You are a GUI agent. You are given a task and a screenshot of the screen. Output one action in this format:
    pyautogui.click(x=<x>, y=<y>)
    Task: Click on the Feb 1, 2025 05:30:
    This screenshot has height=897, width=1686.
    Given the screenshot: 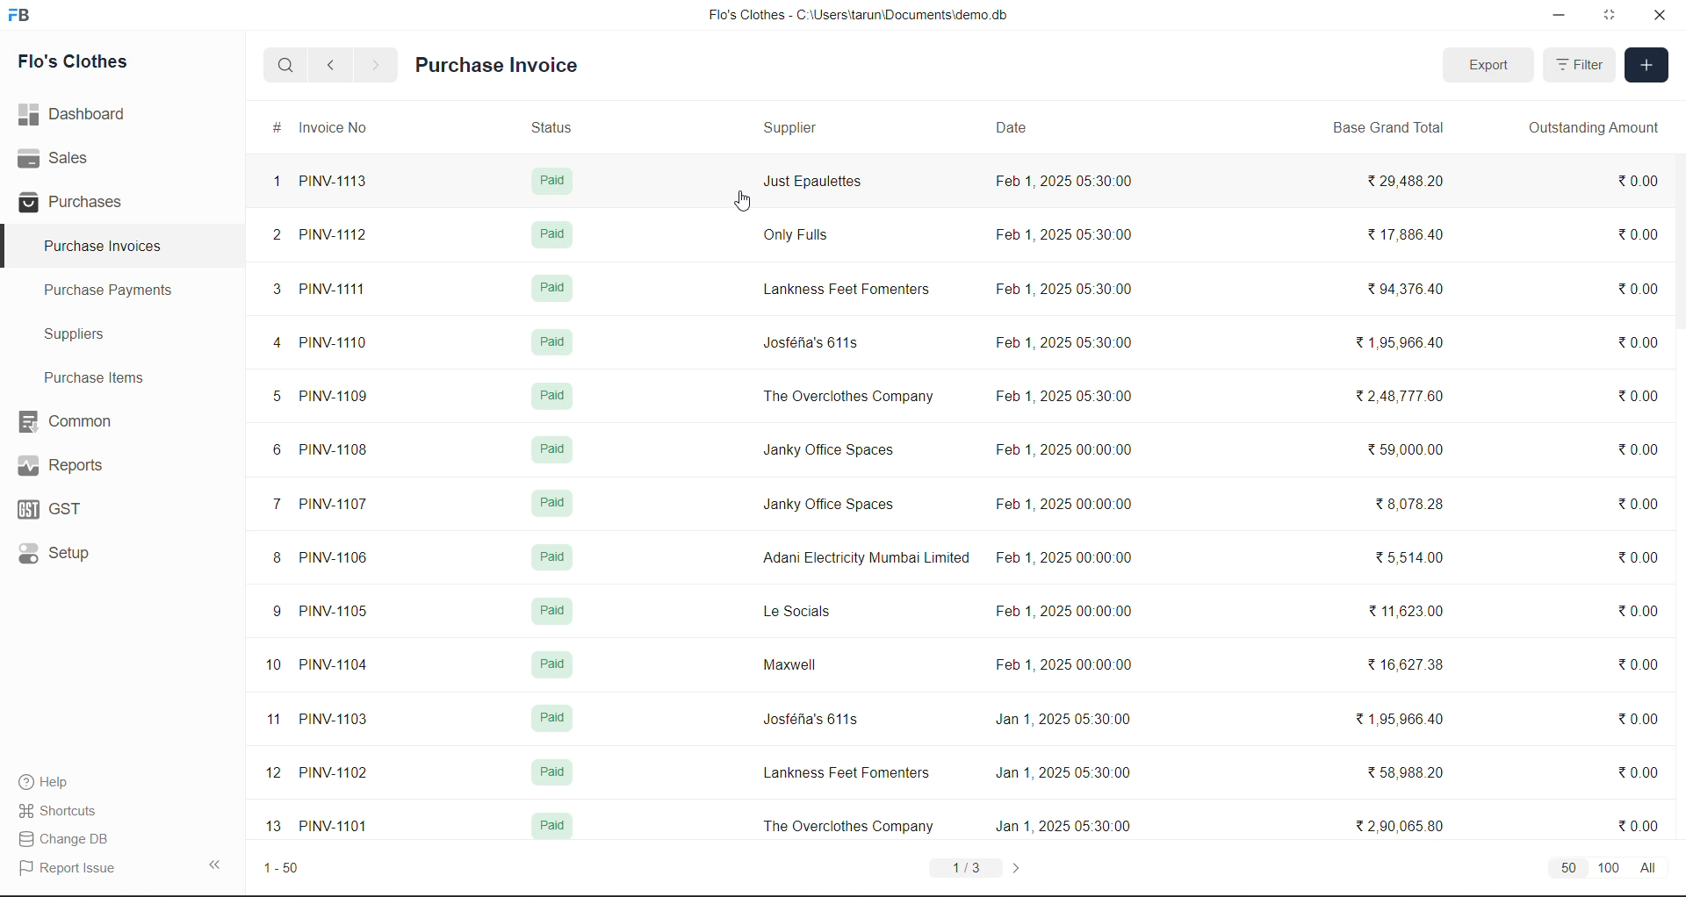 What is the action you would take?
    pyautogui.click(x=1064, y=183)
    